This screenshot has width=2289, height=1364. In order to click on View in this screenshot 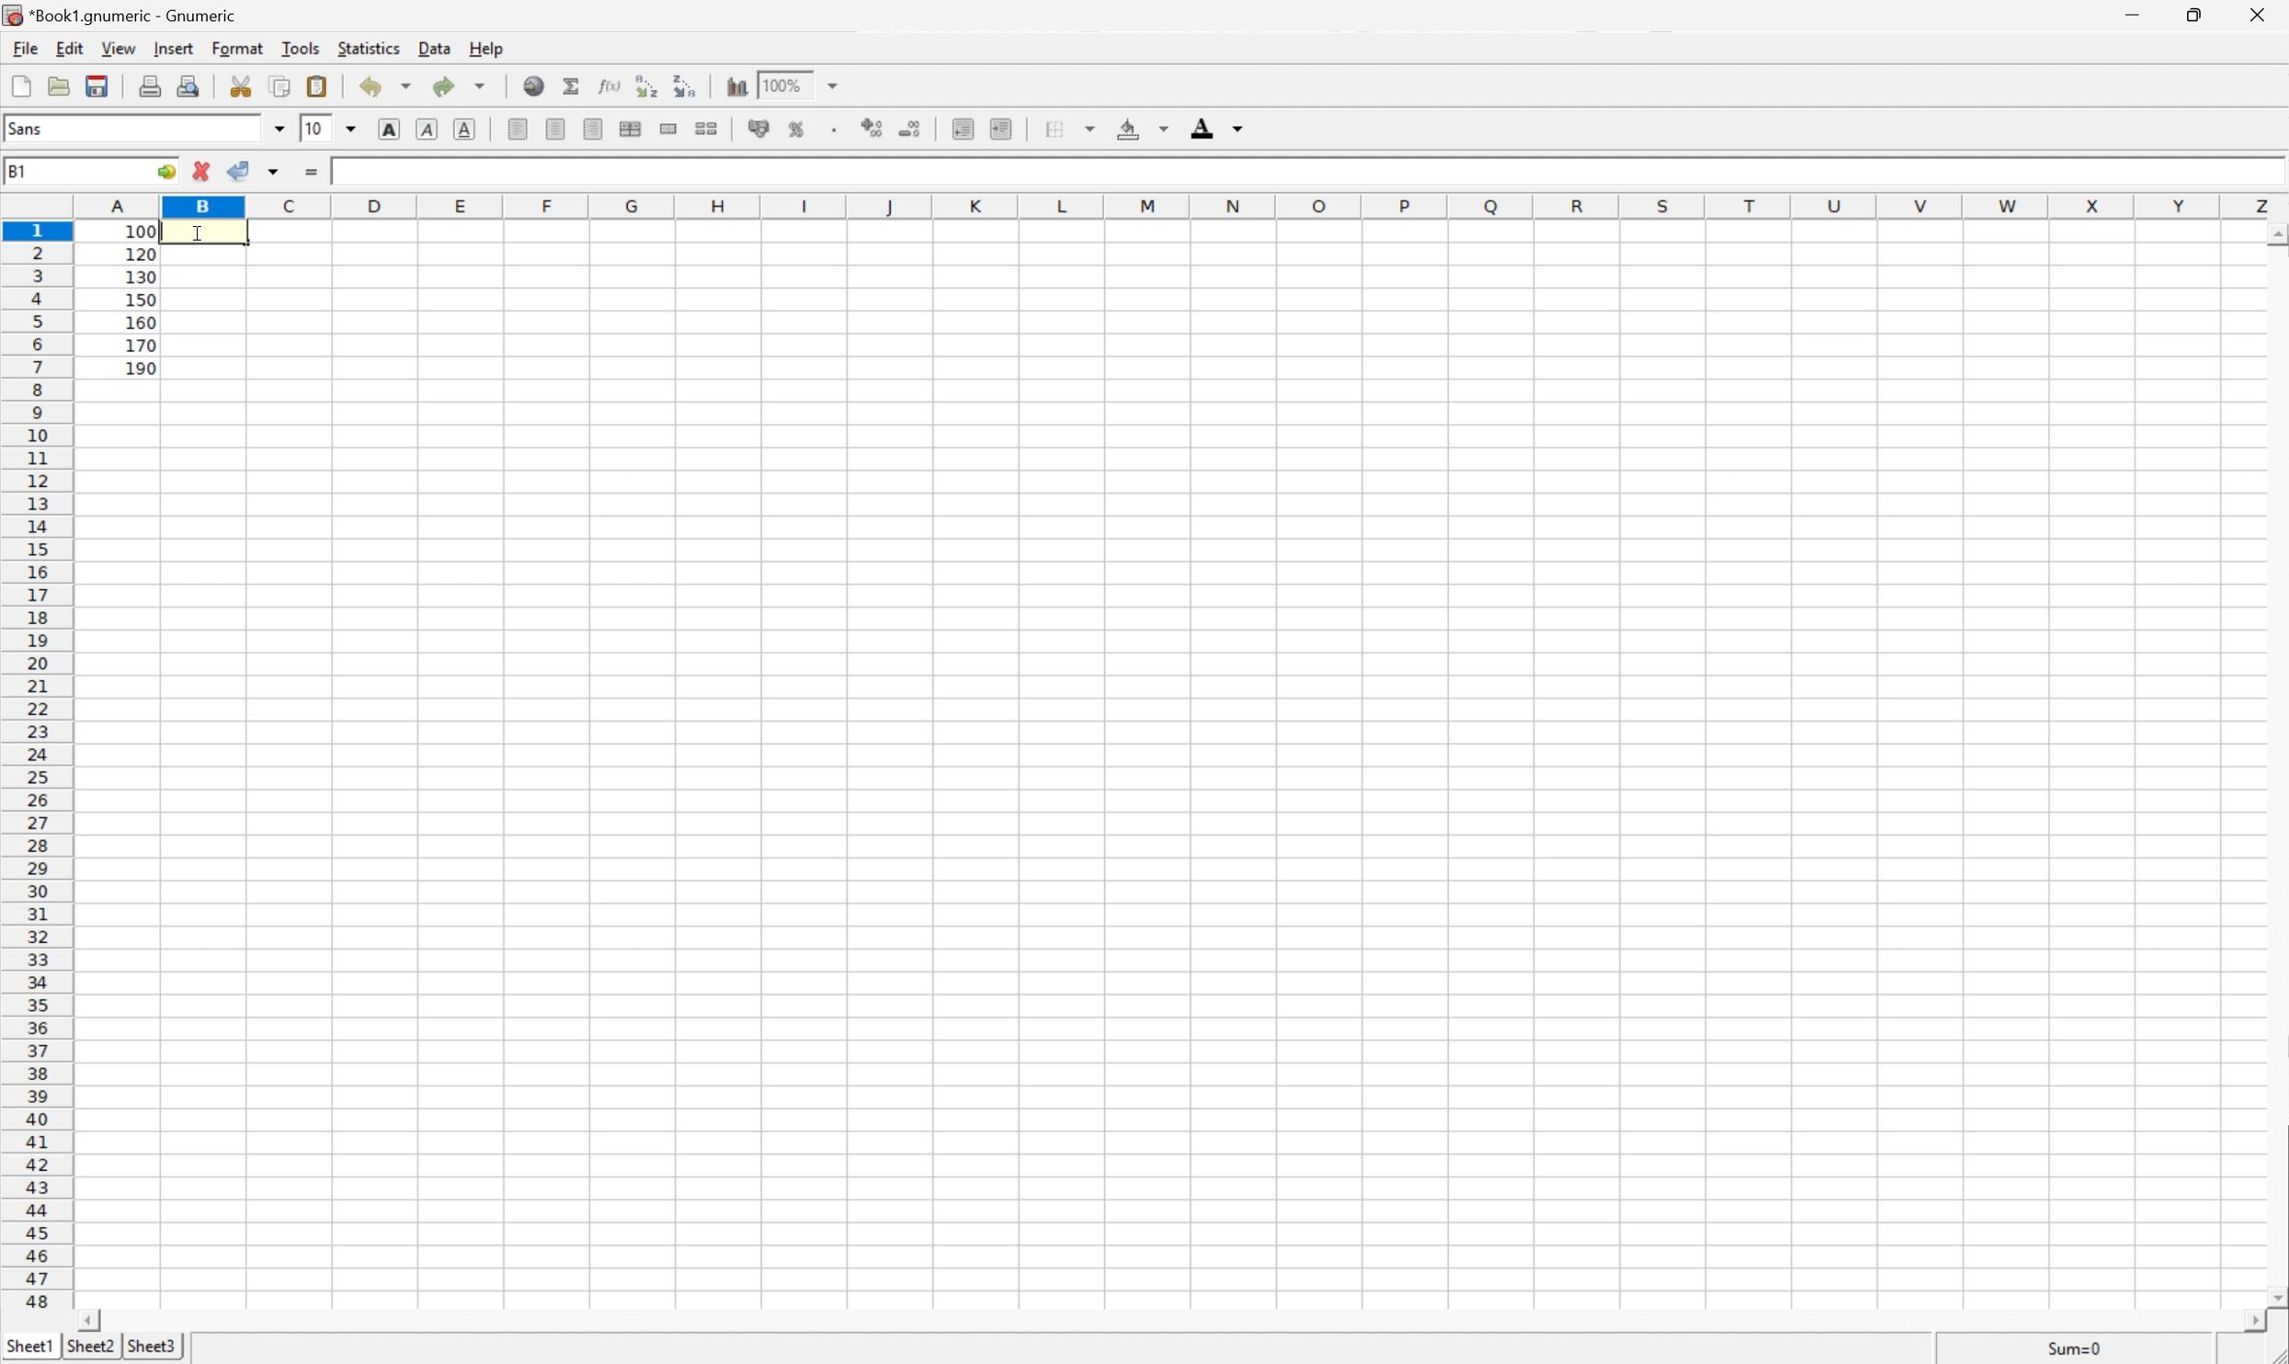, I will do `click(119, 48)`.